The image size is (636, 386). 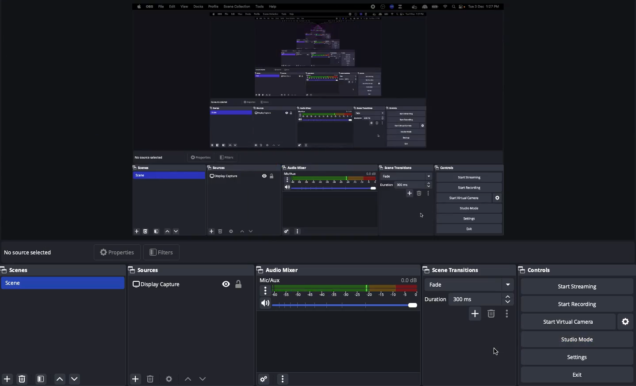 What do you see at coordinates (579, 356) in the screenshot?
I see `Settings` at bounding box center [579, 356].